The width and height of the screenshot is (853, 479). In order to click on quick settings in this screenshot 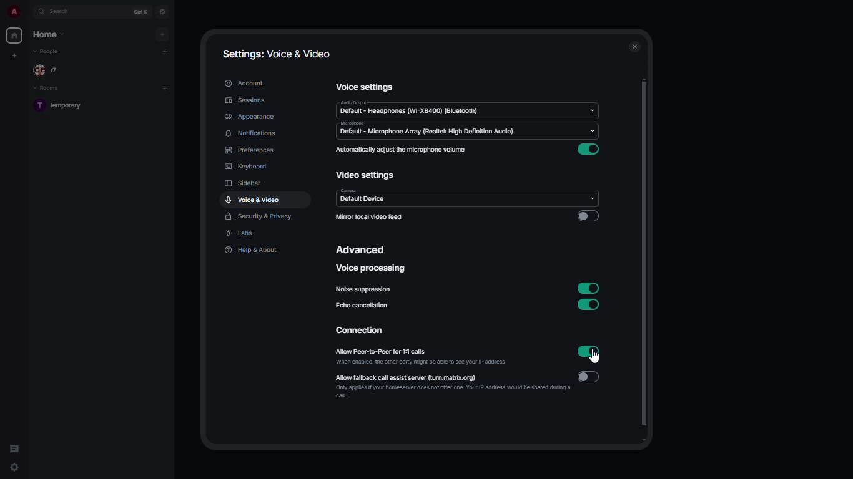, I will do `click(15, 469)`.